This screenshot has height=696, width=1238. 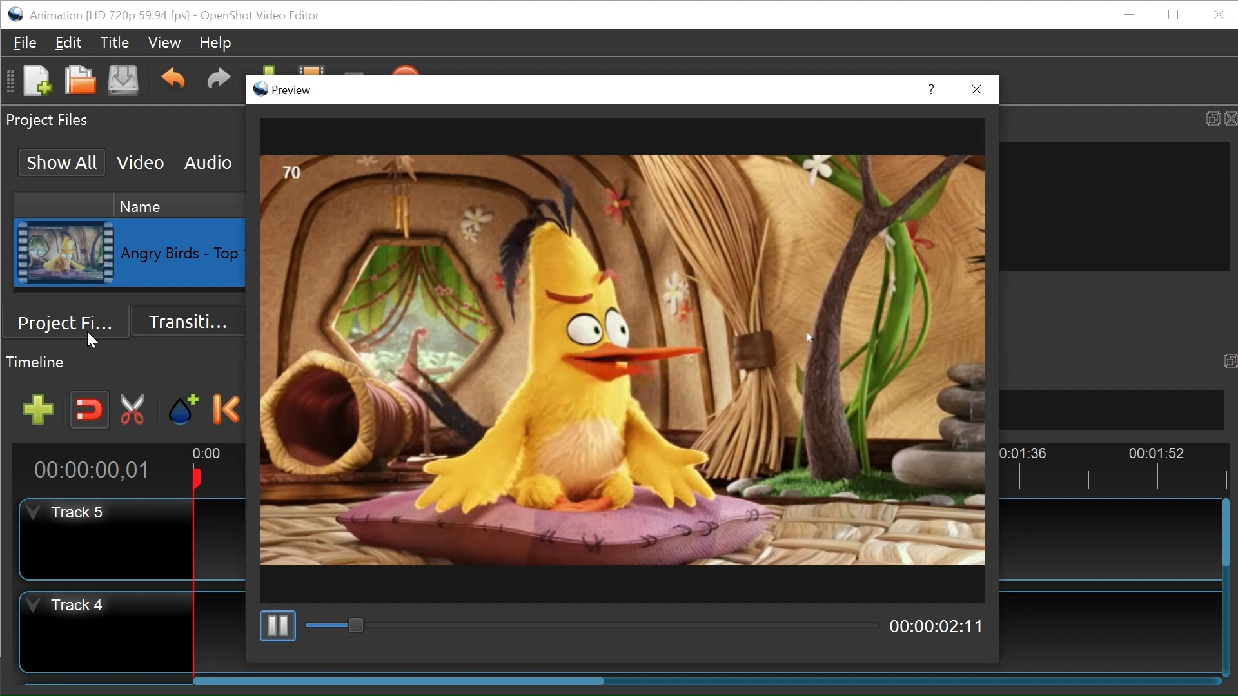 What do you see at coordinates (1129, 14) in the screenshot?
I see `minimize` at bounding box center [1129, 14].